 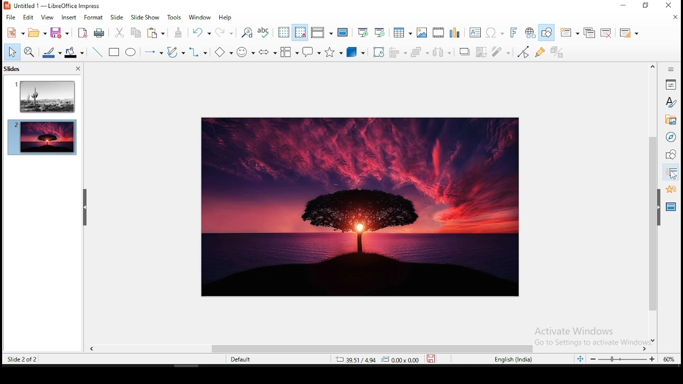 What do you see at coordinates (380, 31) in the screenshot?
I see `start from current slide` at bounding box center [380, 31].